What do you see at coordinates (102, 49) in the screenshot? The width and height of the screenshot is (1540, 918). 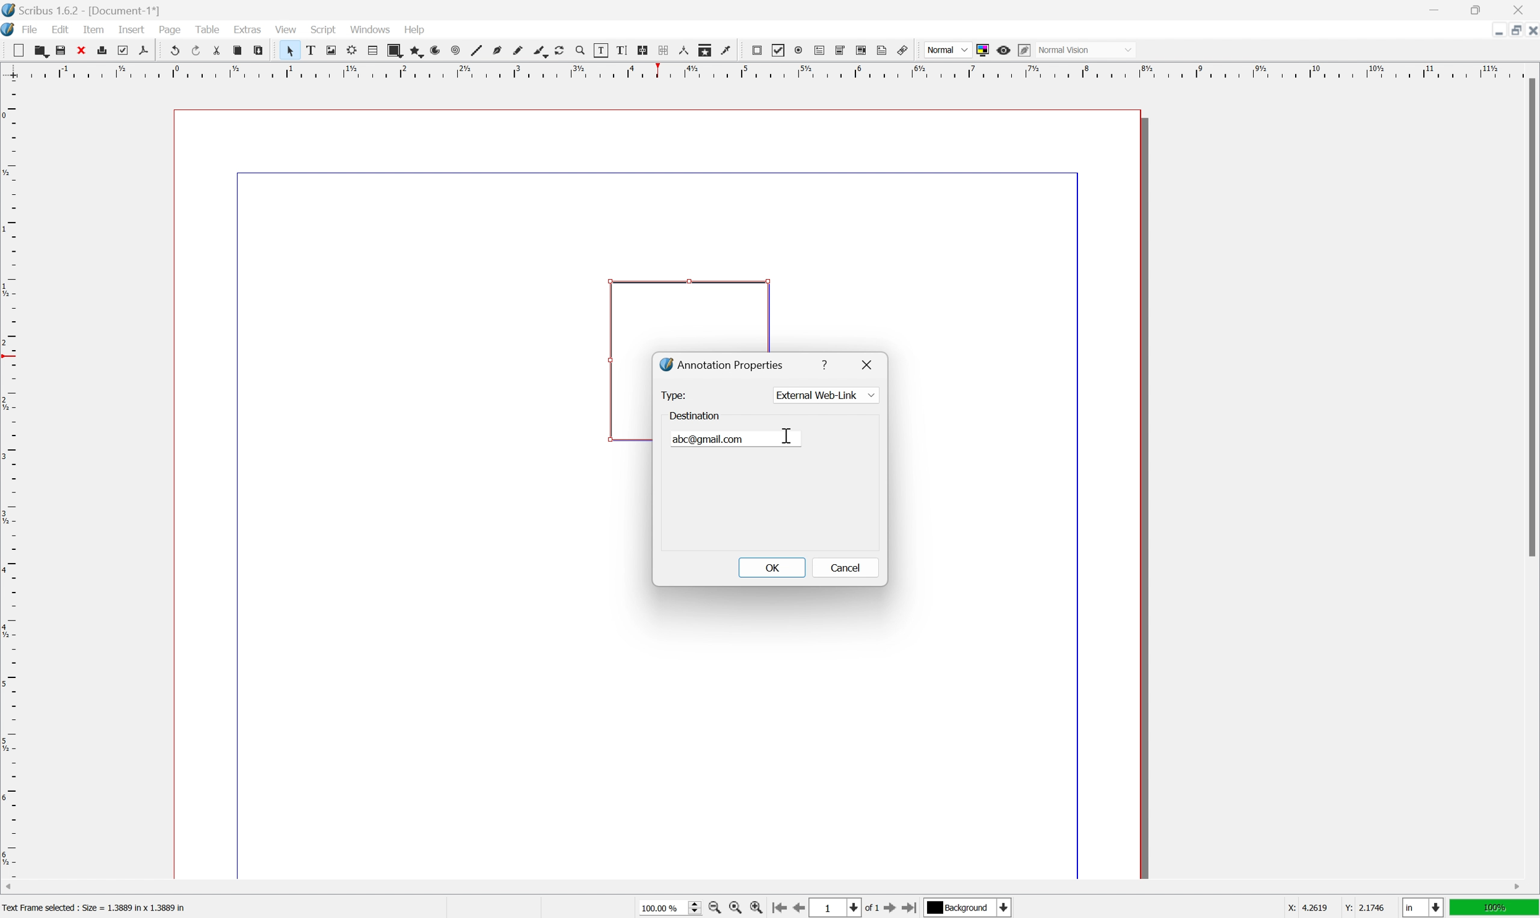 I see `print` at bounding box center [102, 49].